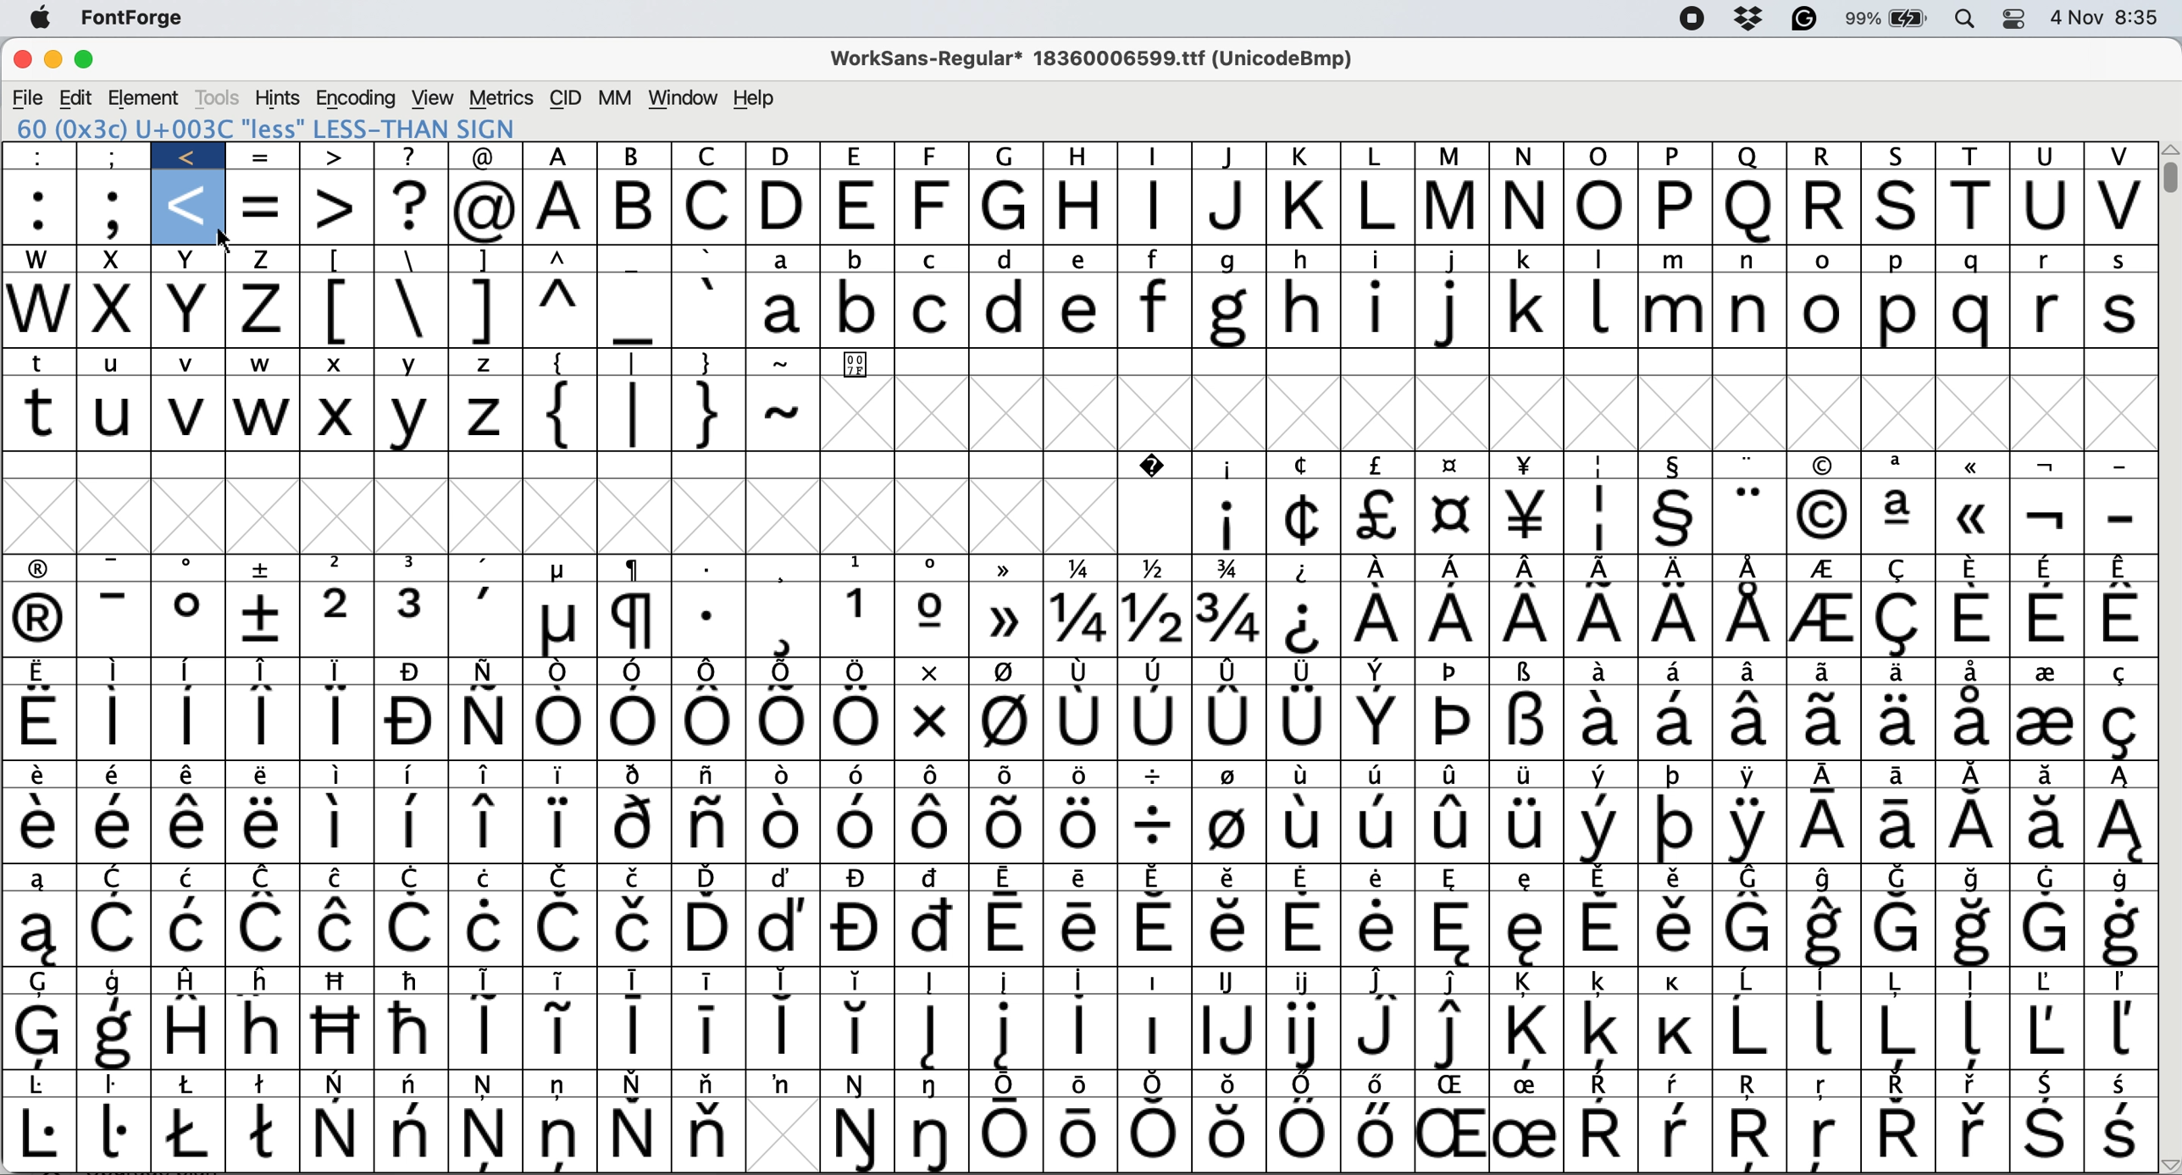 The height and width of the screenshot is (1175, 2182). Describe the element at coordinates (1896, 723) in the screenshot. I see `Symbol` at that location.